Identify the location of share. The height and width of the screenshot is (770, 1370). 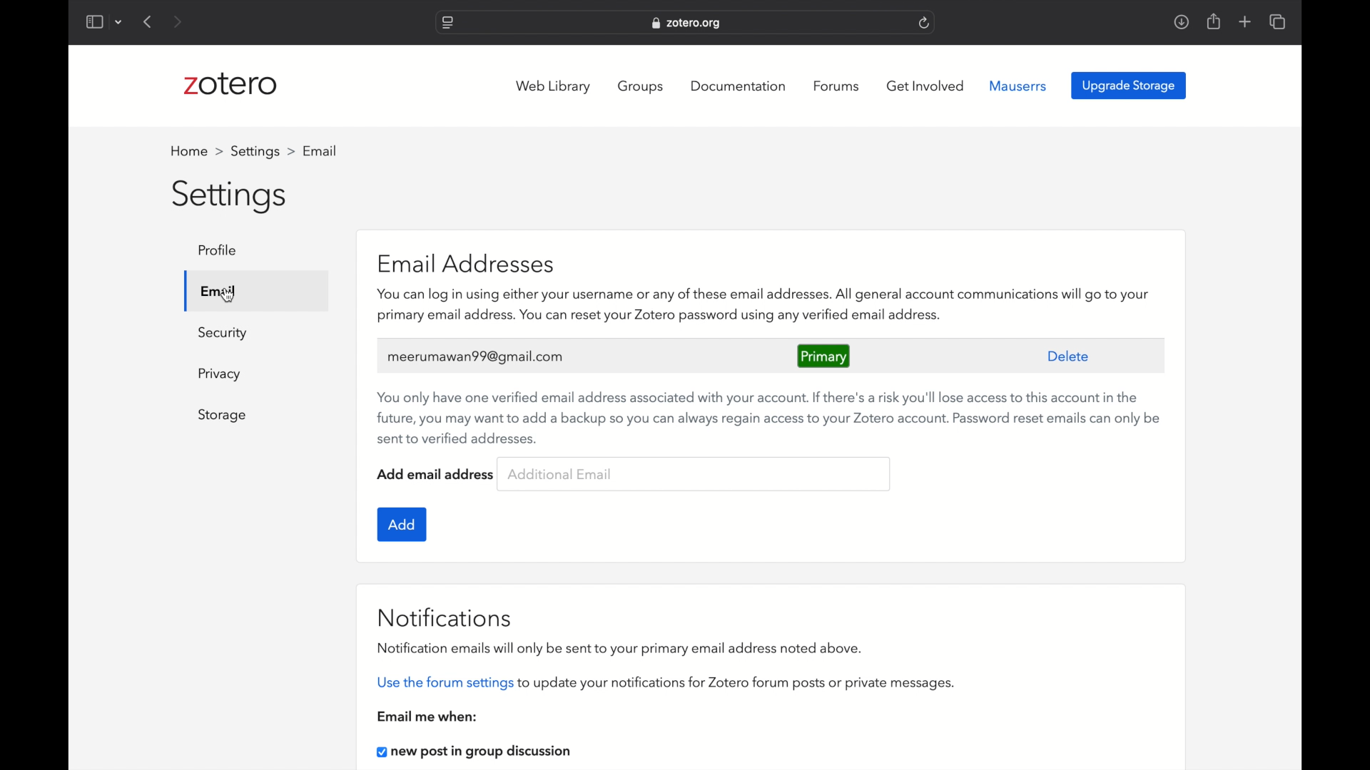
(1212, 21).